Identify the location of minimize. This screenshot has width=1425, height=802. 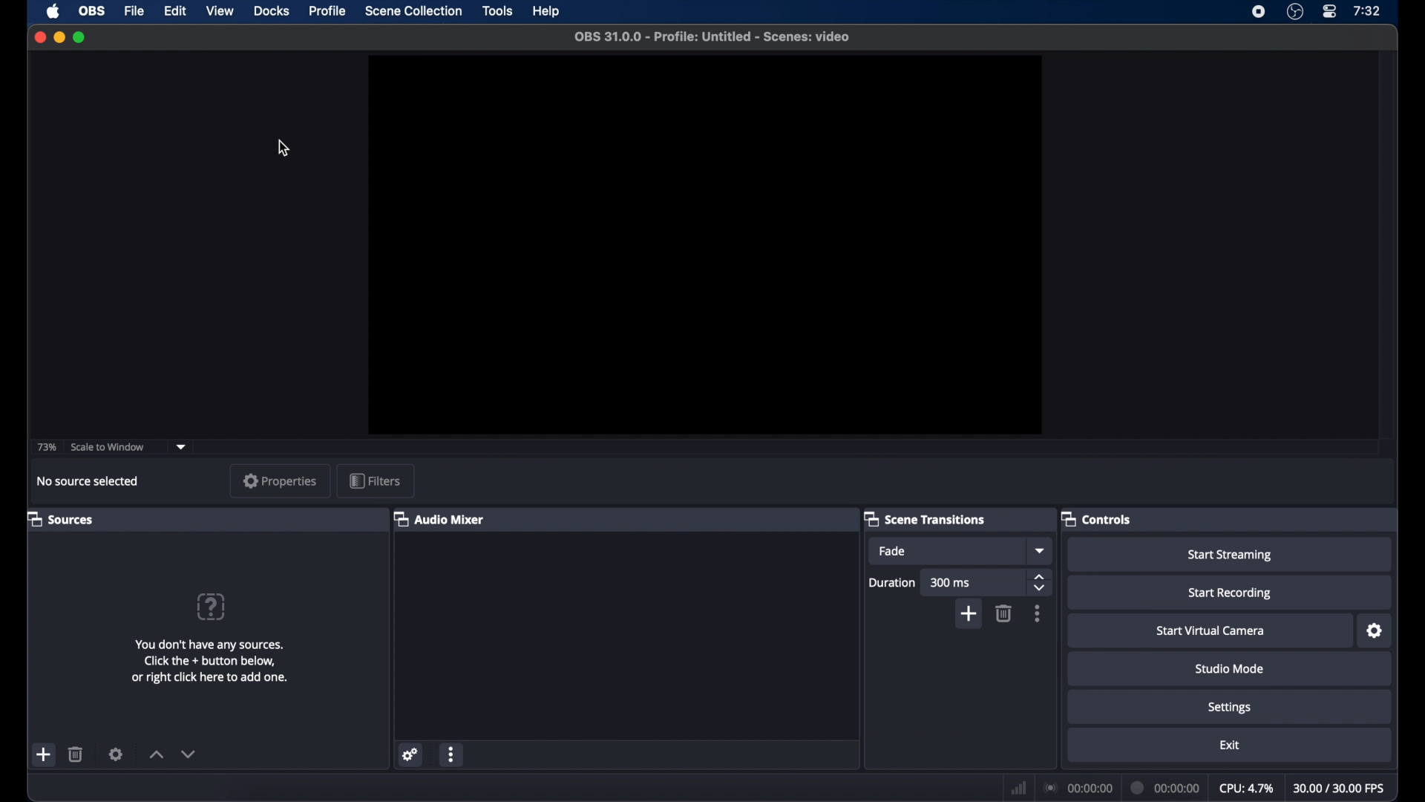
(59, 36).